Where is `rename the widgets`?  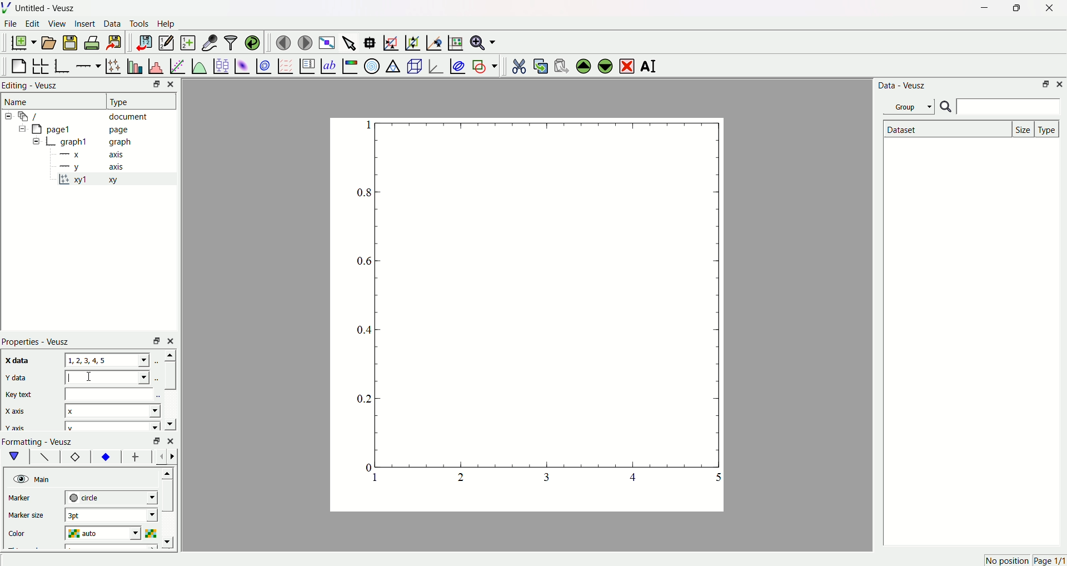 rename the widgets is located at coordinates (650, 67).